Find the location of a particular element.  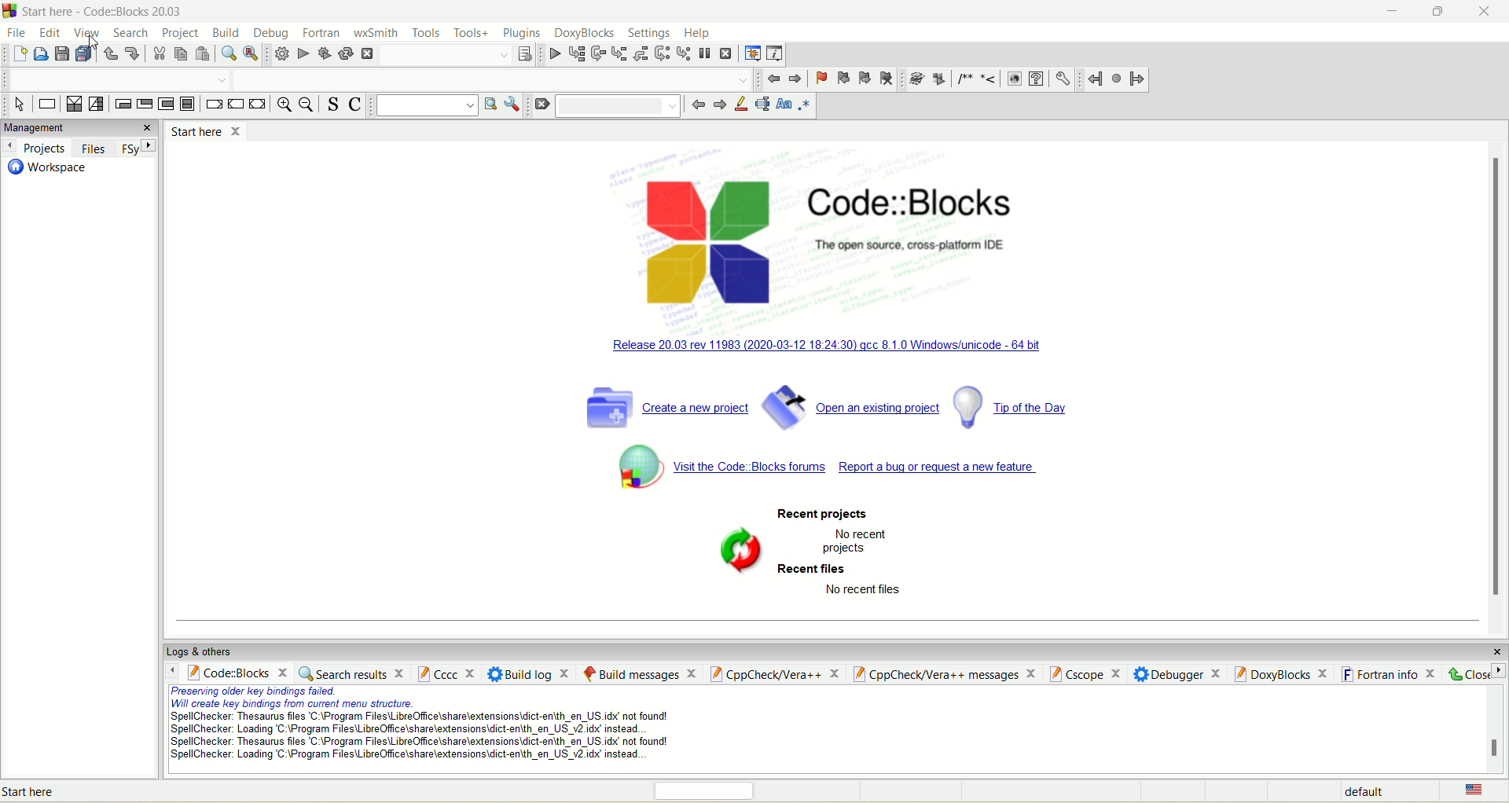

stop debugger is located at coordinates (729, 54).